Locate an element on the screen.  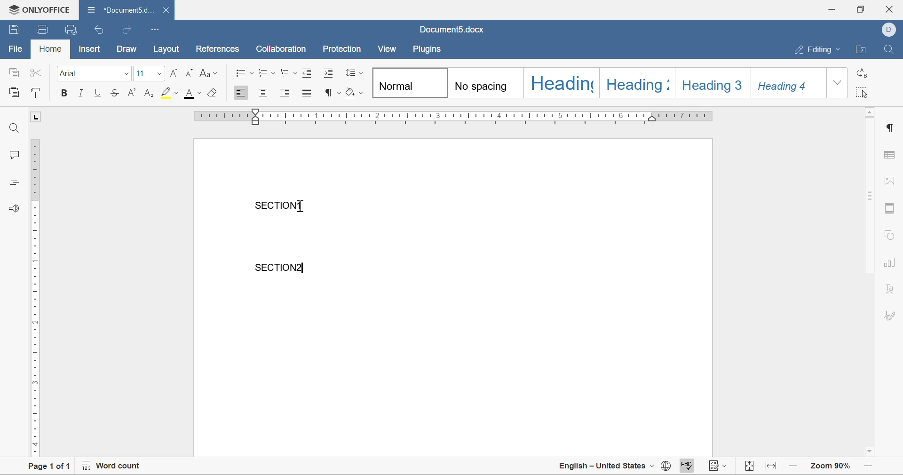
headings is located at coordinates (13, 181).